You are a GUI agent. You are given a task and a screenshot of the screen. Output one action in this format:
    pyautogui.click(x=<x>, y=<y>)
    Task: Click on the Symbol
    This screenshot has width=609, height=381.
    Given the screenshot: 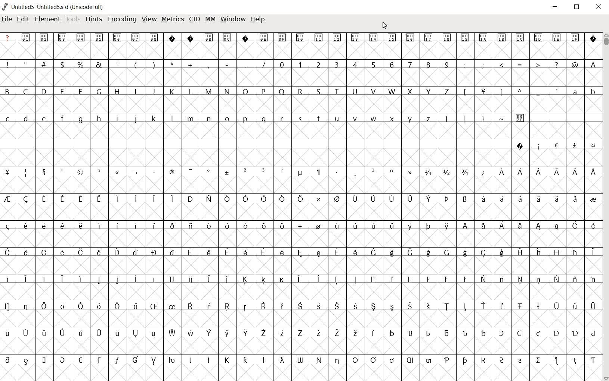 What is the action you would take?
    pyautogui.click(x=521, y=117)
    